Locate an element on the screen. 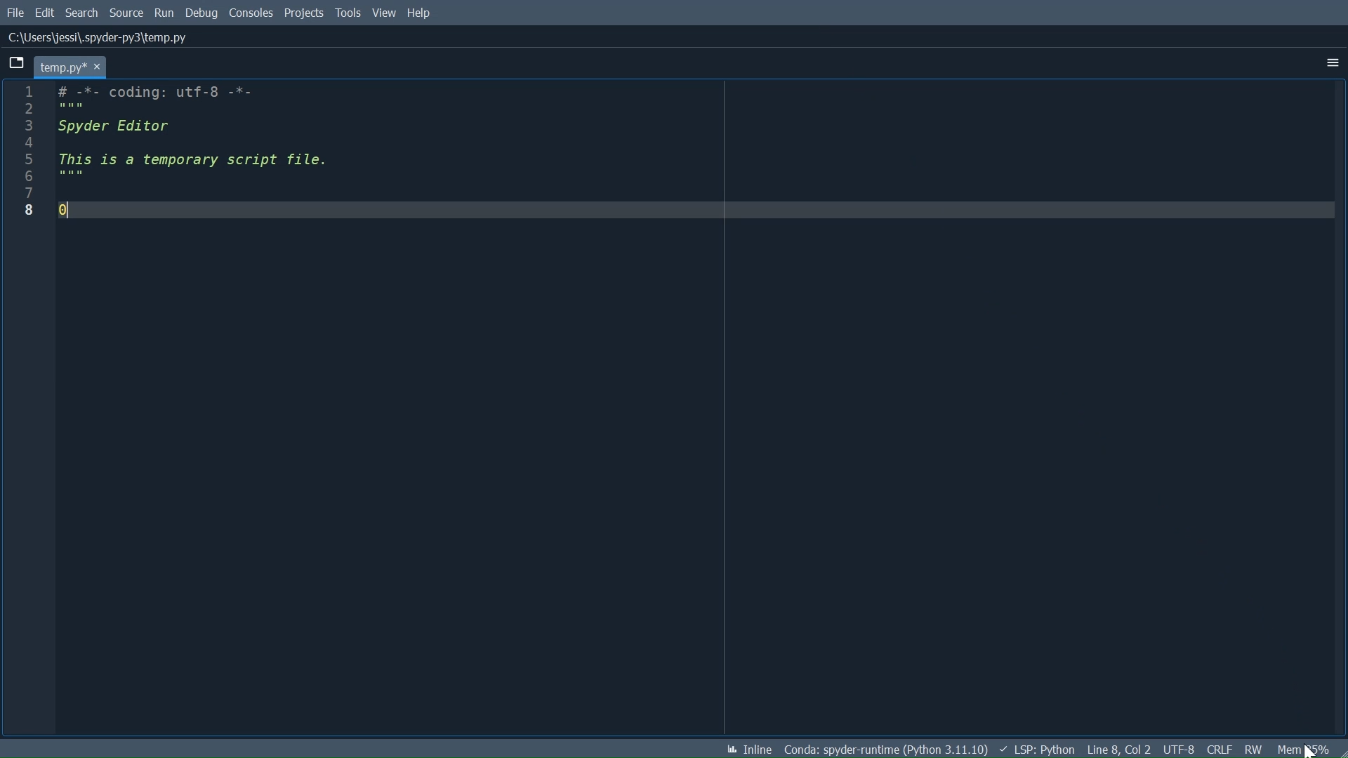  Consoles is located at coordinates (252, 13).